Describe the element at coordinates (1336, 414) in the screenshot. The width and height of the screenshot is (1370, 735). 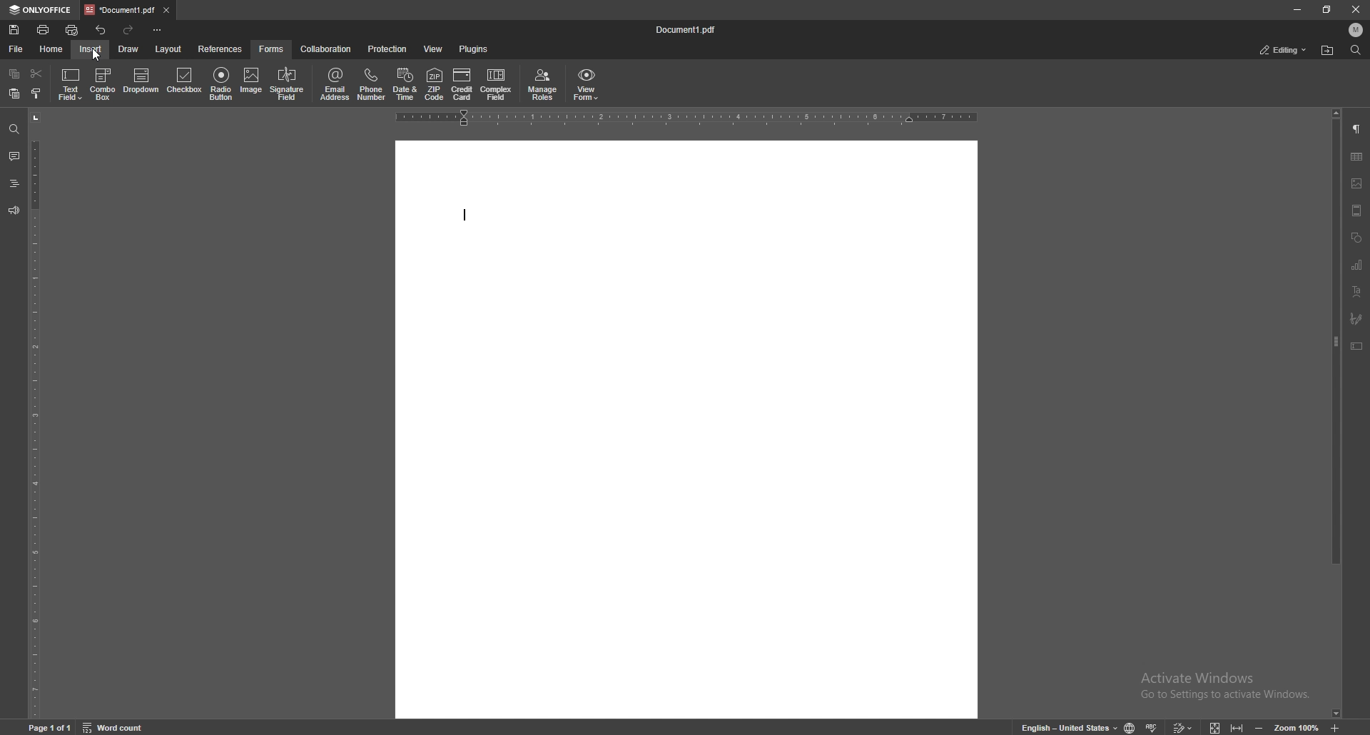
I see `scroll bar` at that location.